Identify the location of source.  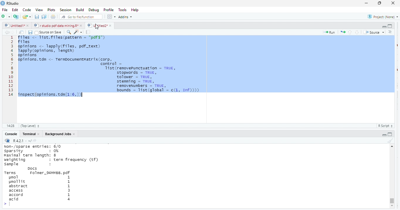
(373, 32).